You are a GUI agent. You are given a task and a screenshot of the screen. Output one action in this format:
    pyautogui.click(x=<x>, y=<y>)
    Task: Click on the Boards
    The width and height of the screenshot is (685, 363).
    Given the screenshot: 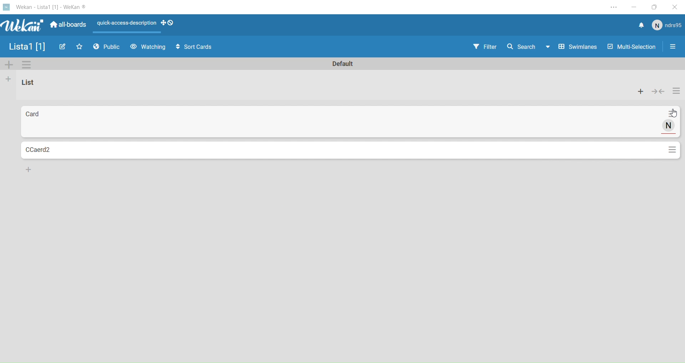 What is the action you would take?
    pyautogui.click(x=68, y=26)
    